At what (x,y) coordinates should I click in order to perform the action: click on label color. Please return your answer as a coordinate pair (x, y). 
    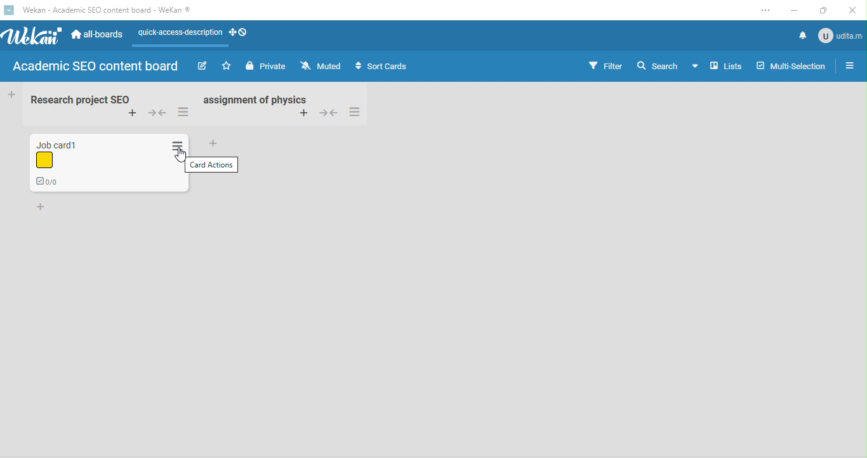
    Looking at the image, I should click on (49, 160).